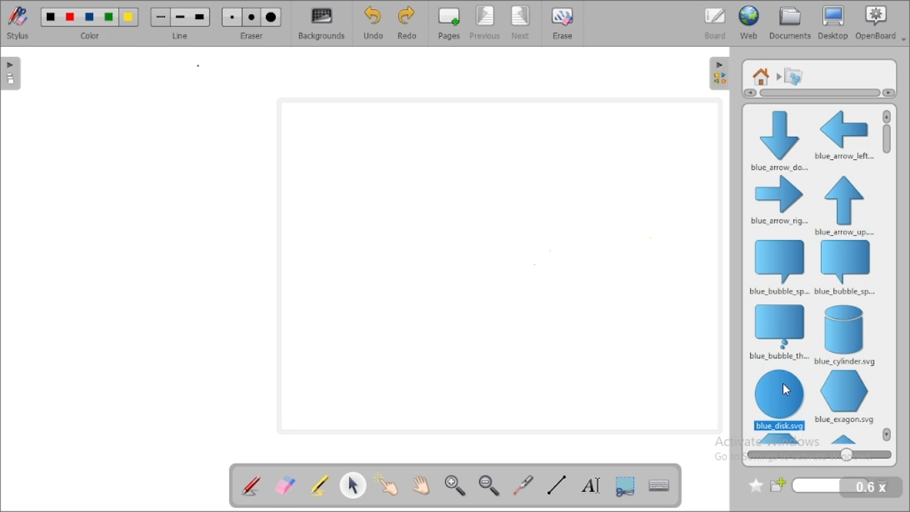  Describe the element at coordinates (777, 139) in the screenshot. I see `blue arrow down` at that location.